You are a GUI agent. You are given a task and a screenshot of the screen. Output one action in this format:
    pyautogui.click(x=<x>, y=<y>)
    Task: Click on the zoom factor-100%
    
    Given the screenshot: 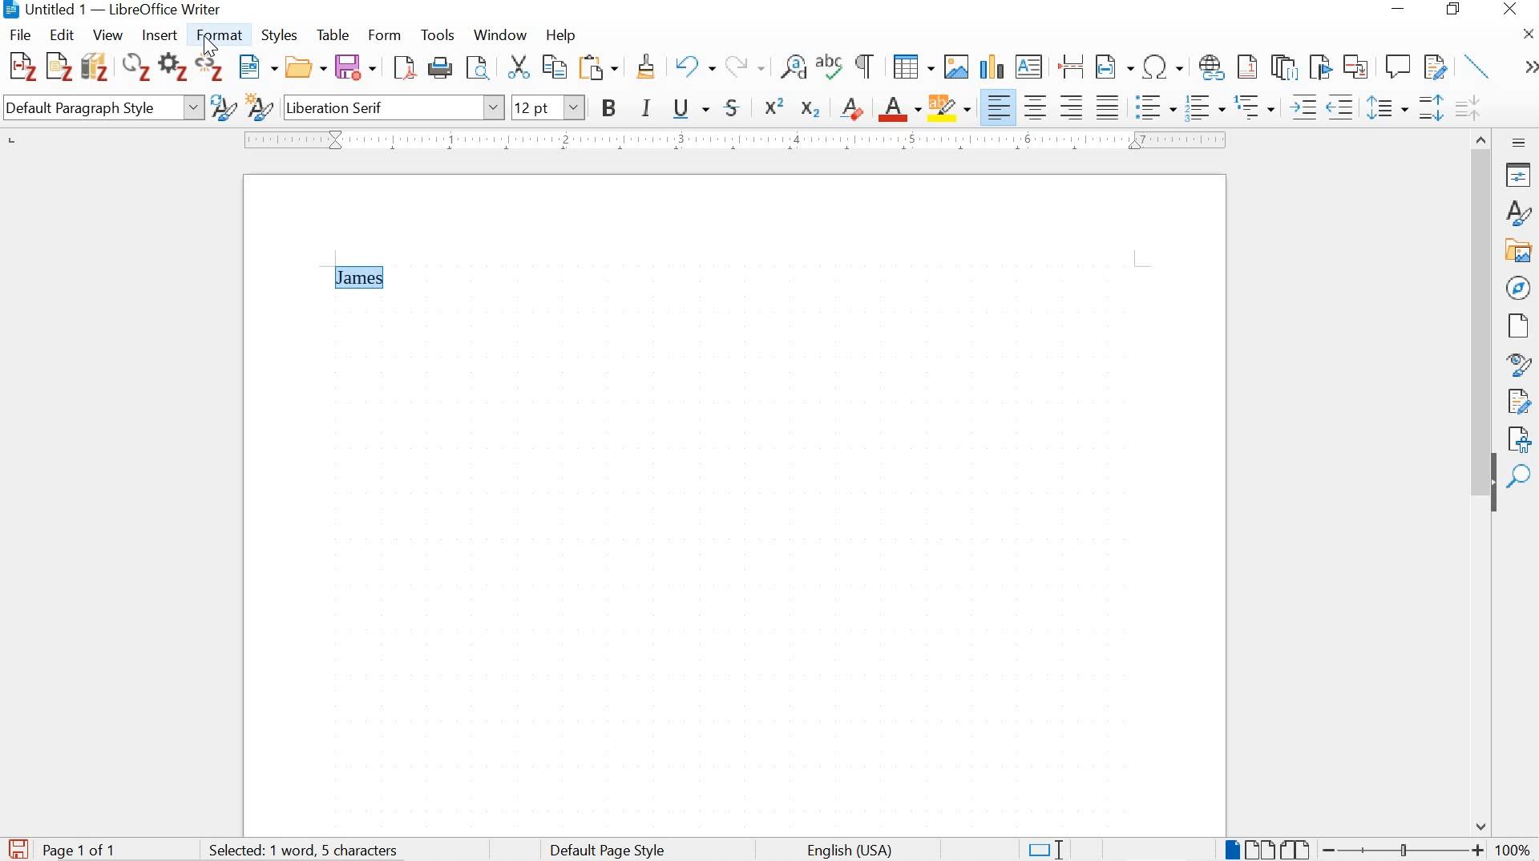 What is the action you would take?
    pyautogui.click(x=1513, y=849)
    